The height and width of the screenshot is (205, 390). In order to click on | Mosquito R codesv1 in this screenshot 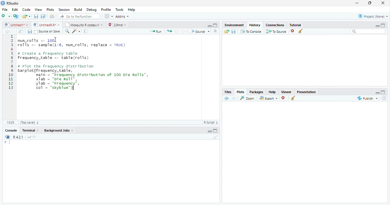, I will do `click(84, 25)`.